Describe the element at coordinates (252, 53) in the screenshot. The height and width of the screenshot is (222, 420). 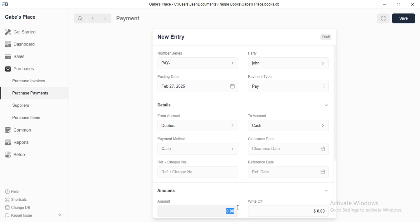
I see `Party` at that location.